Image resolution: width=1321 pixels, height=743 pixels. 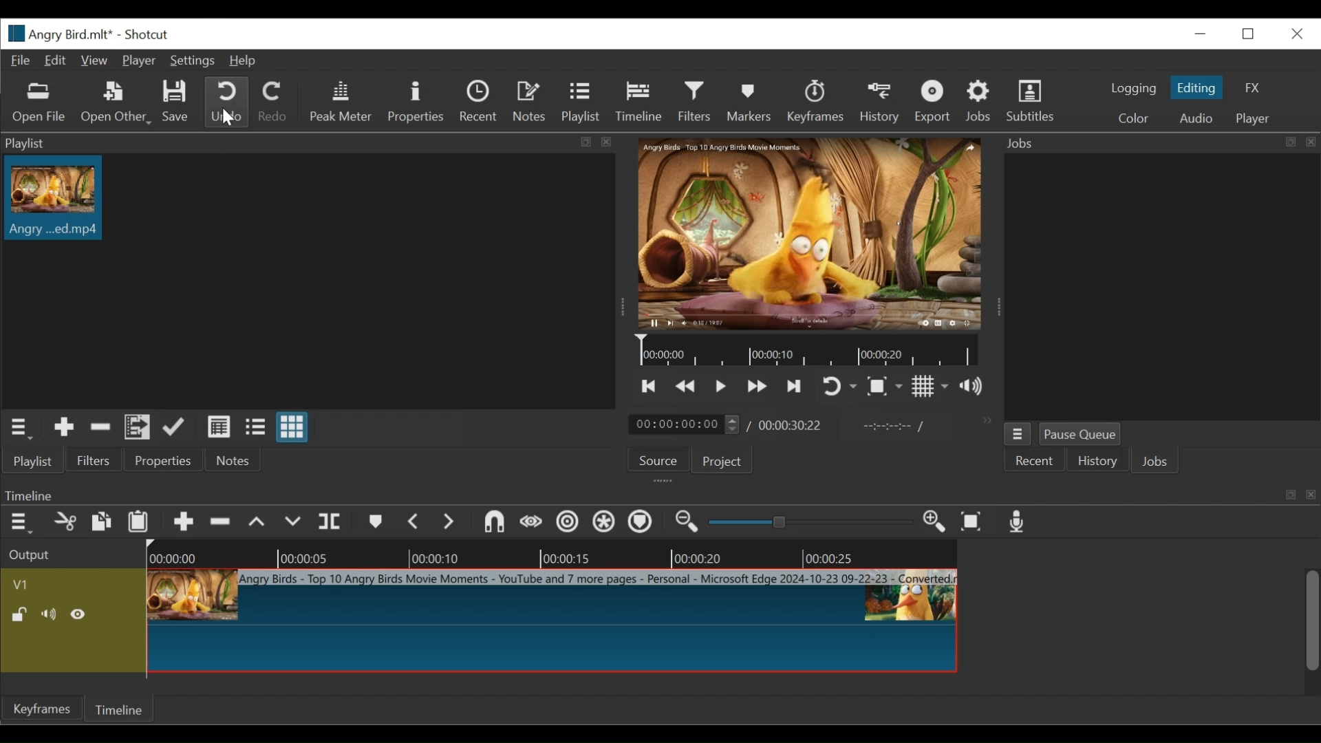 What do you see at coordinates (139, 59) in the screenshot?
I see `Player` at bounding box center [139, 59].